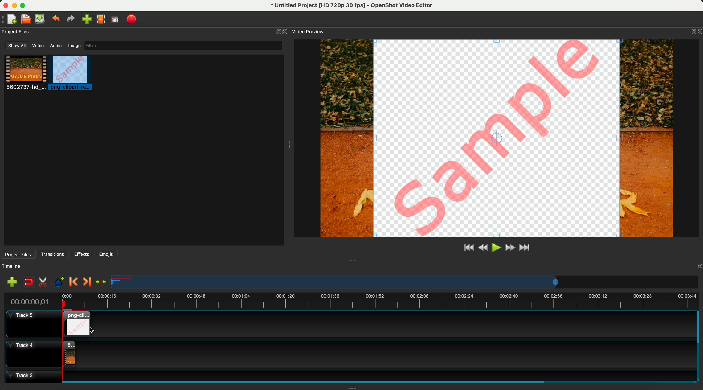 This screenshot has height=390, width=703. Describe the element at coordinates (25, 20) in the screenshot. I see `open project` at that location.